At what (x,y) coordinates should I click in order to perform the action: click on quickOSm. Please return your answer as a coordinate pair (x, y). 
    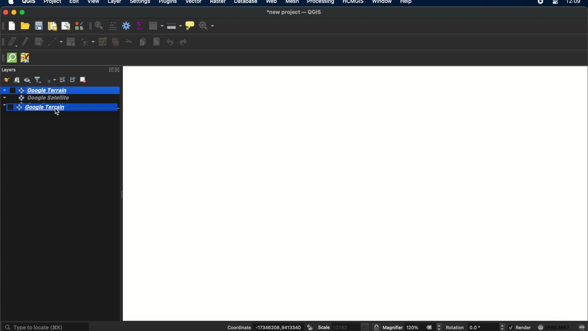
    Looking at the image, I should click on (13, 58).